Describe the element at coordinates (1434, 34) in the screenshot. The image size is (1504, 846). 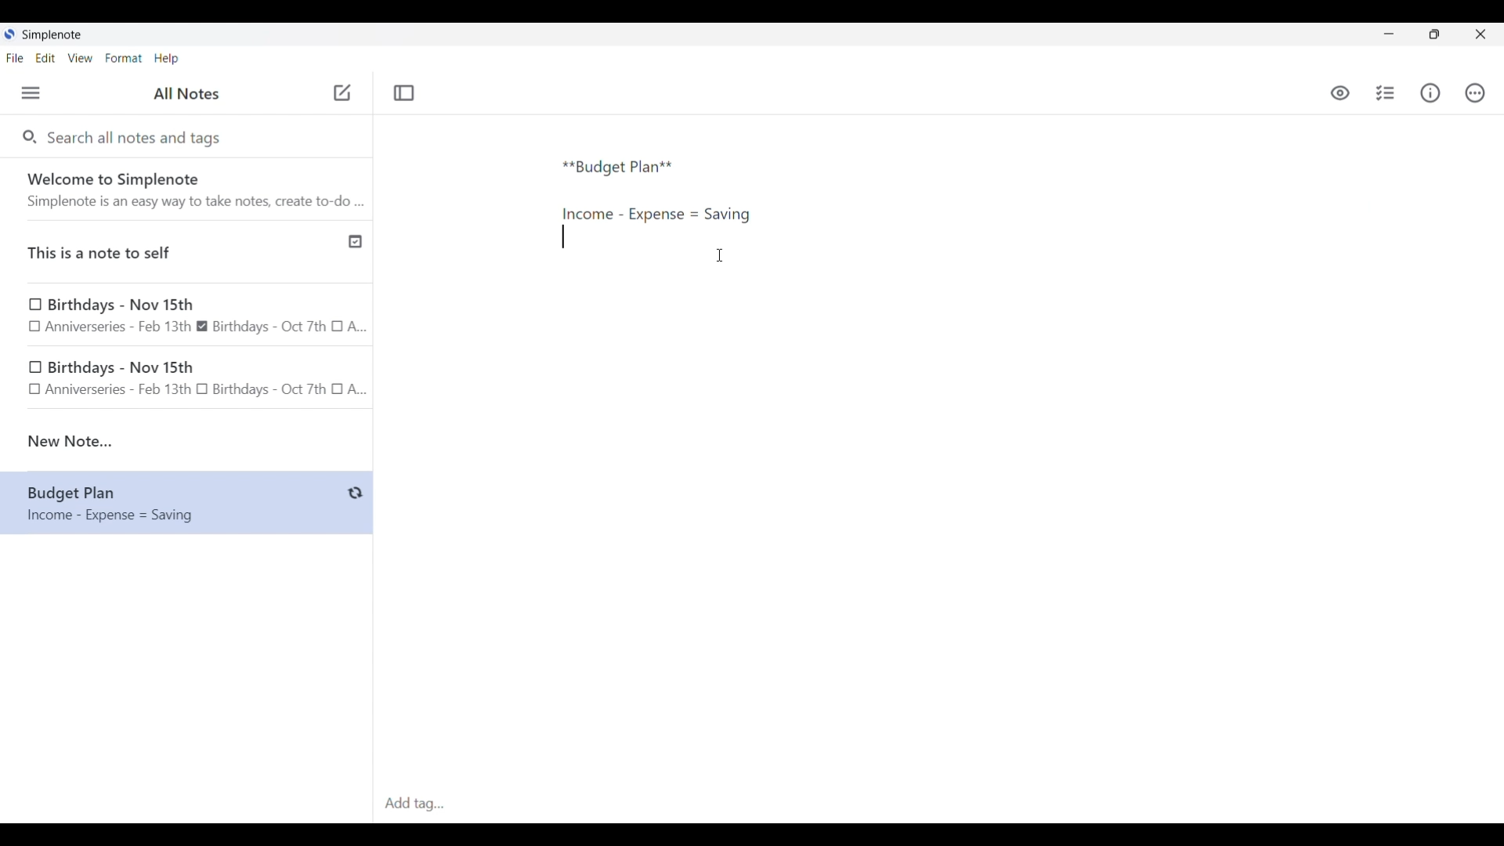
I see `Show interface in a smaller tab` at that location.